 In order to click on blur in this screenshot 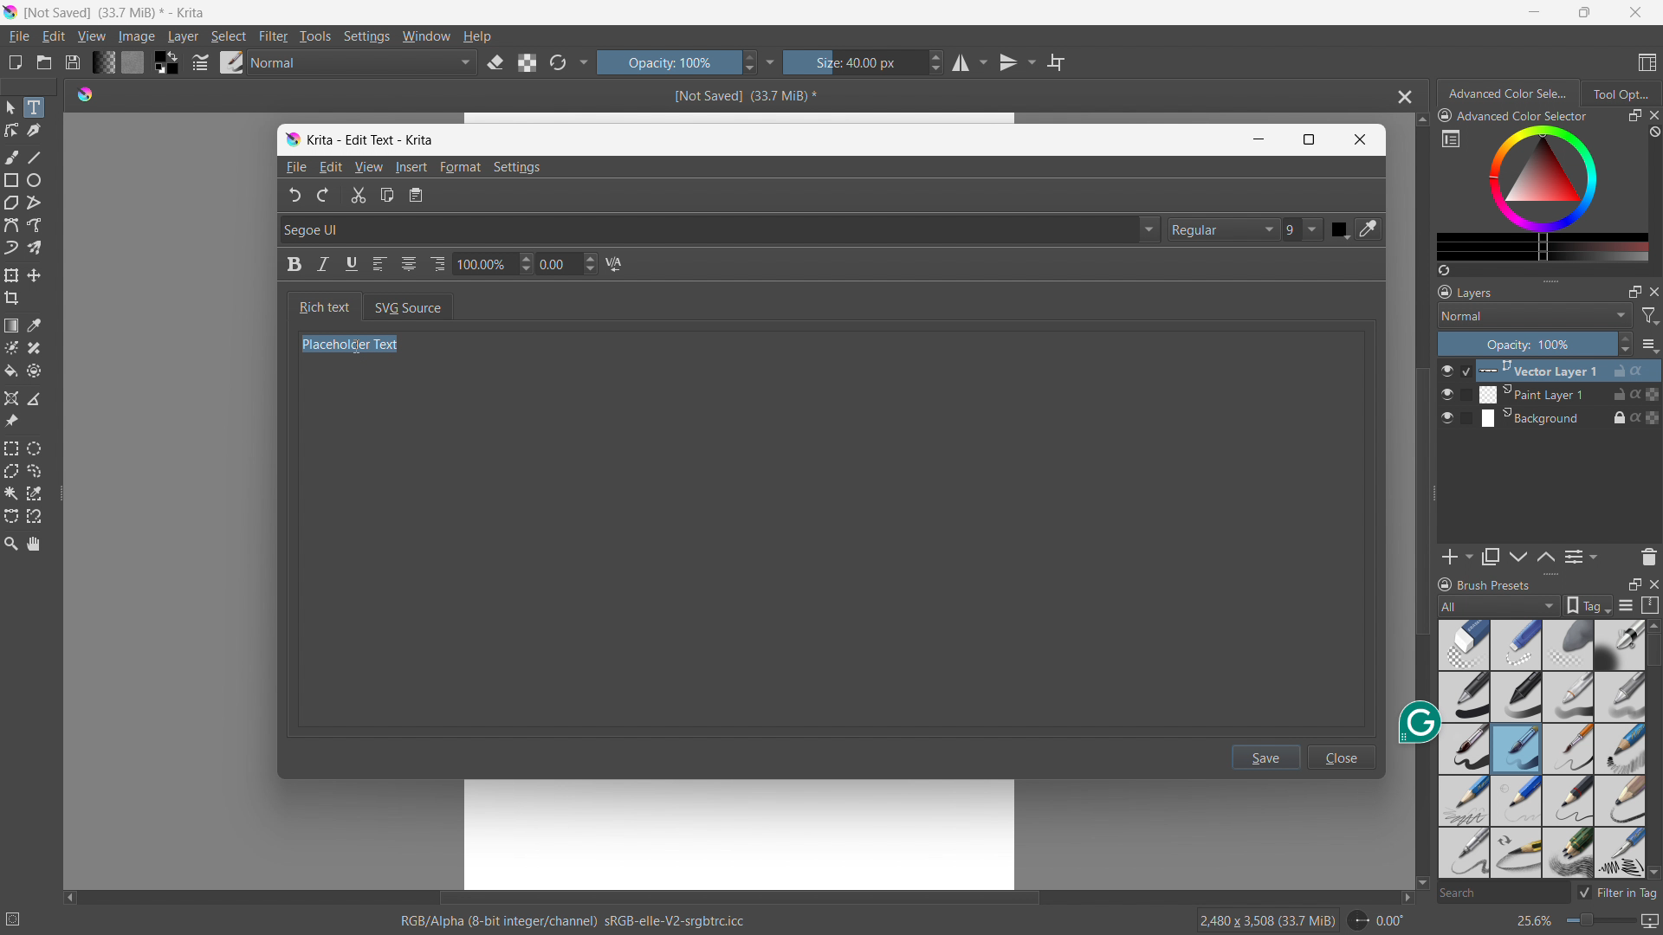, I will do `click(1567, 645)`.